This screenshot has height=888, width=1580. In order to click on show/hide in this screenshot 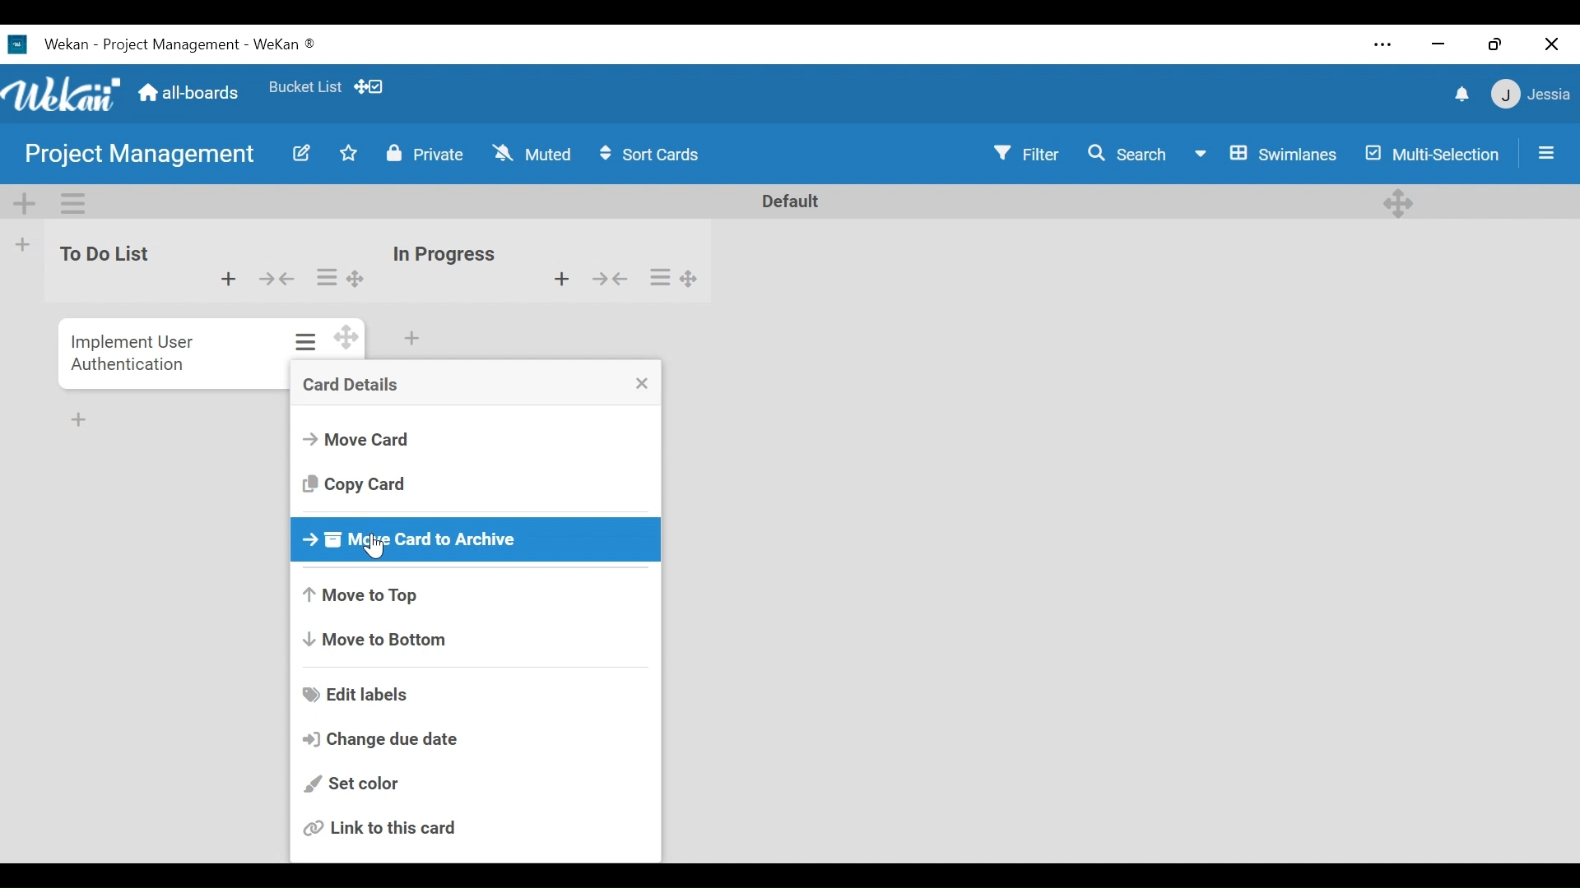, I will do `click(618, 282)`.